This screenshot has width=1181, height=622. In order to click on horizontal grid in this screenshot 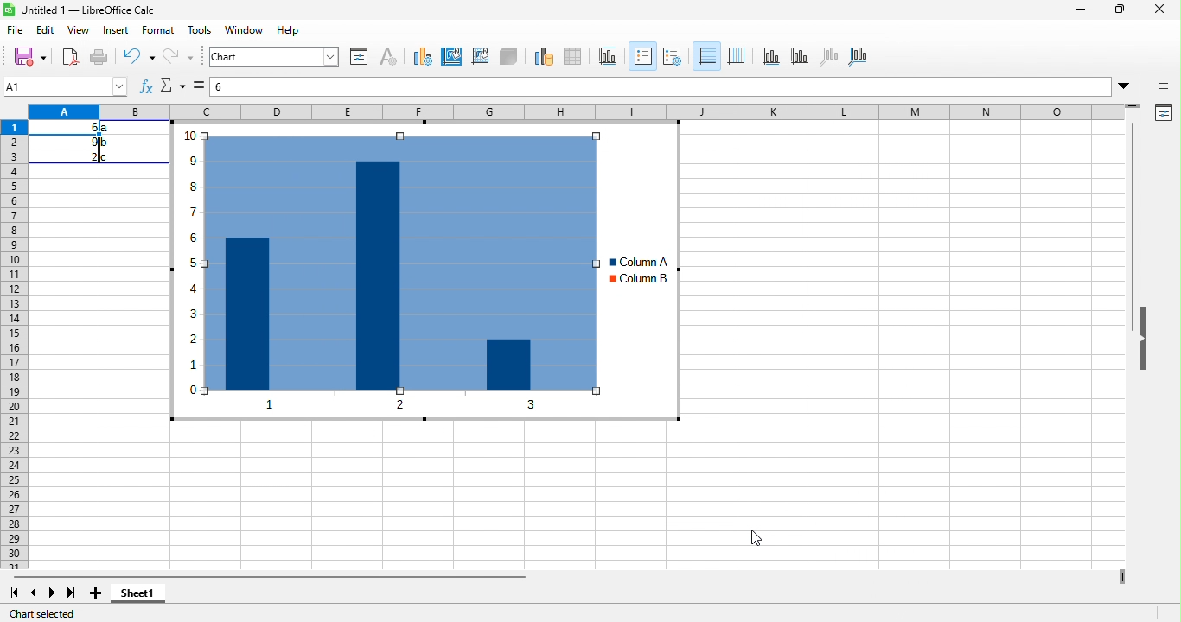, I will do `click(707, 54)`.